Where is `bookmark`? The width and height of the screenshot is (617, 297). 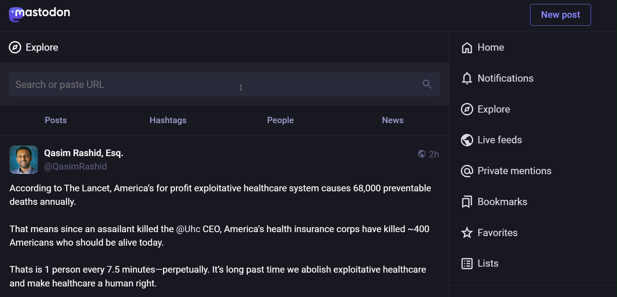
bookmark is located at coordinates (492, 201).